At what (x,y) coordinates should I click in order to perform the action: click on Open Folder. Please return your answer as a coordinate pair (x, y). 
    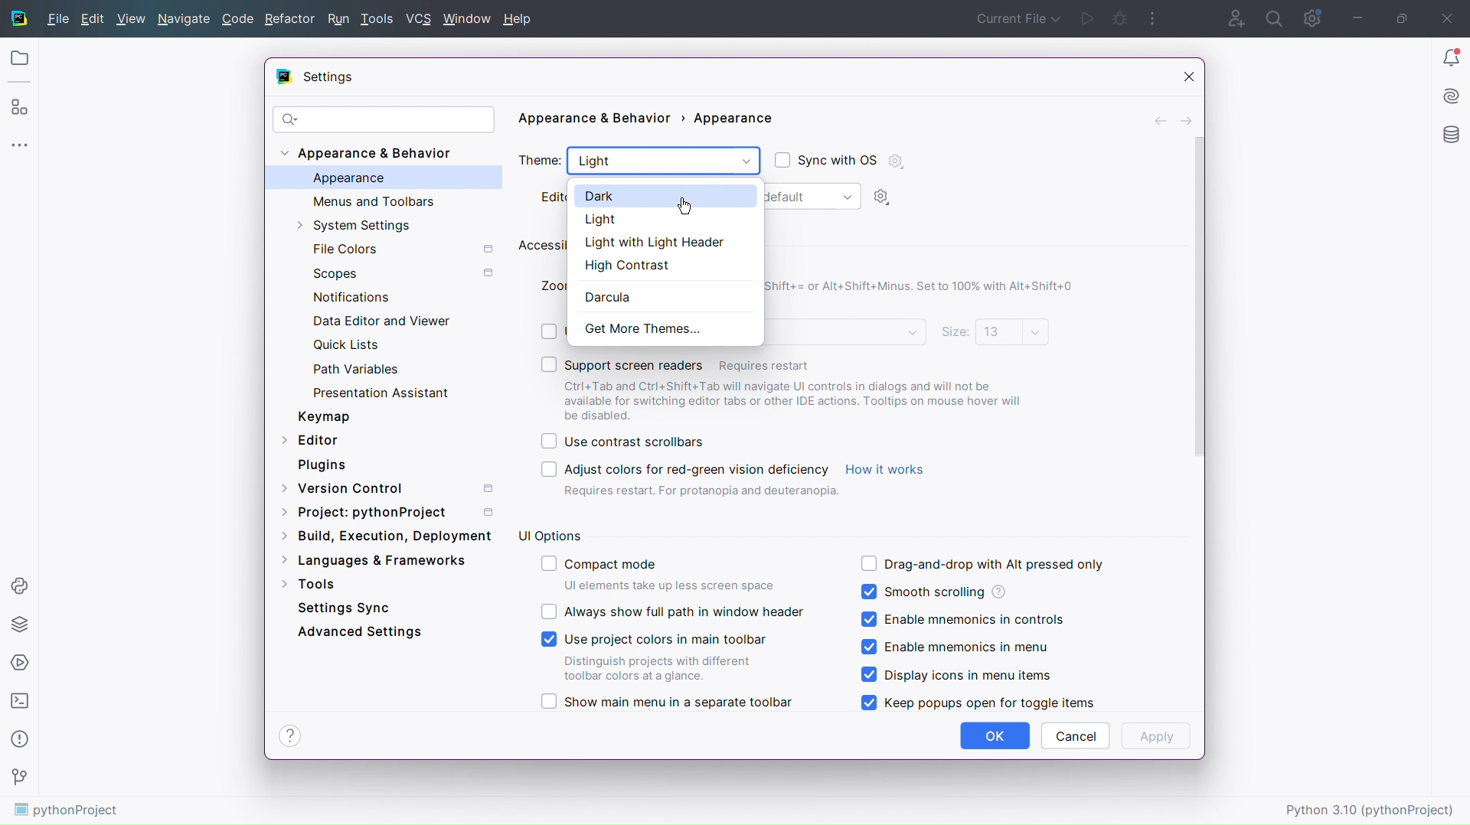
    Looking at the image, I should click on (18, 59).